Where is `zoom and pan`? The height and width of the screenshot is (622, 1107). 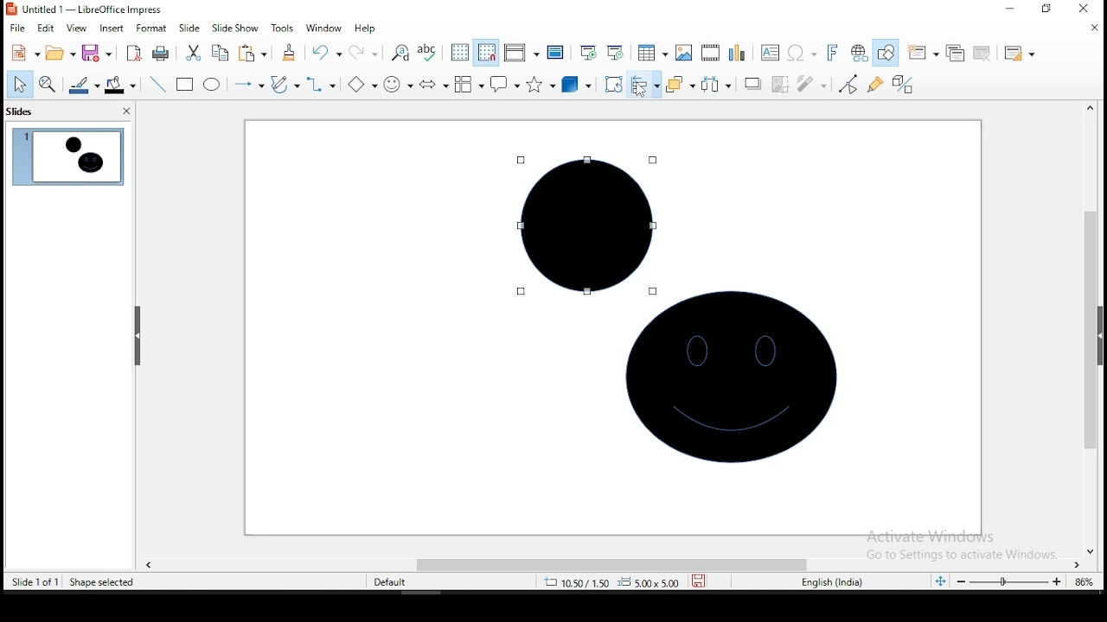
zoom and pan is located at coordinates (48, 86).